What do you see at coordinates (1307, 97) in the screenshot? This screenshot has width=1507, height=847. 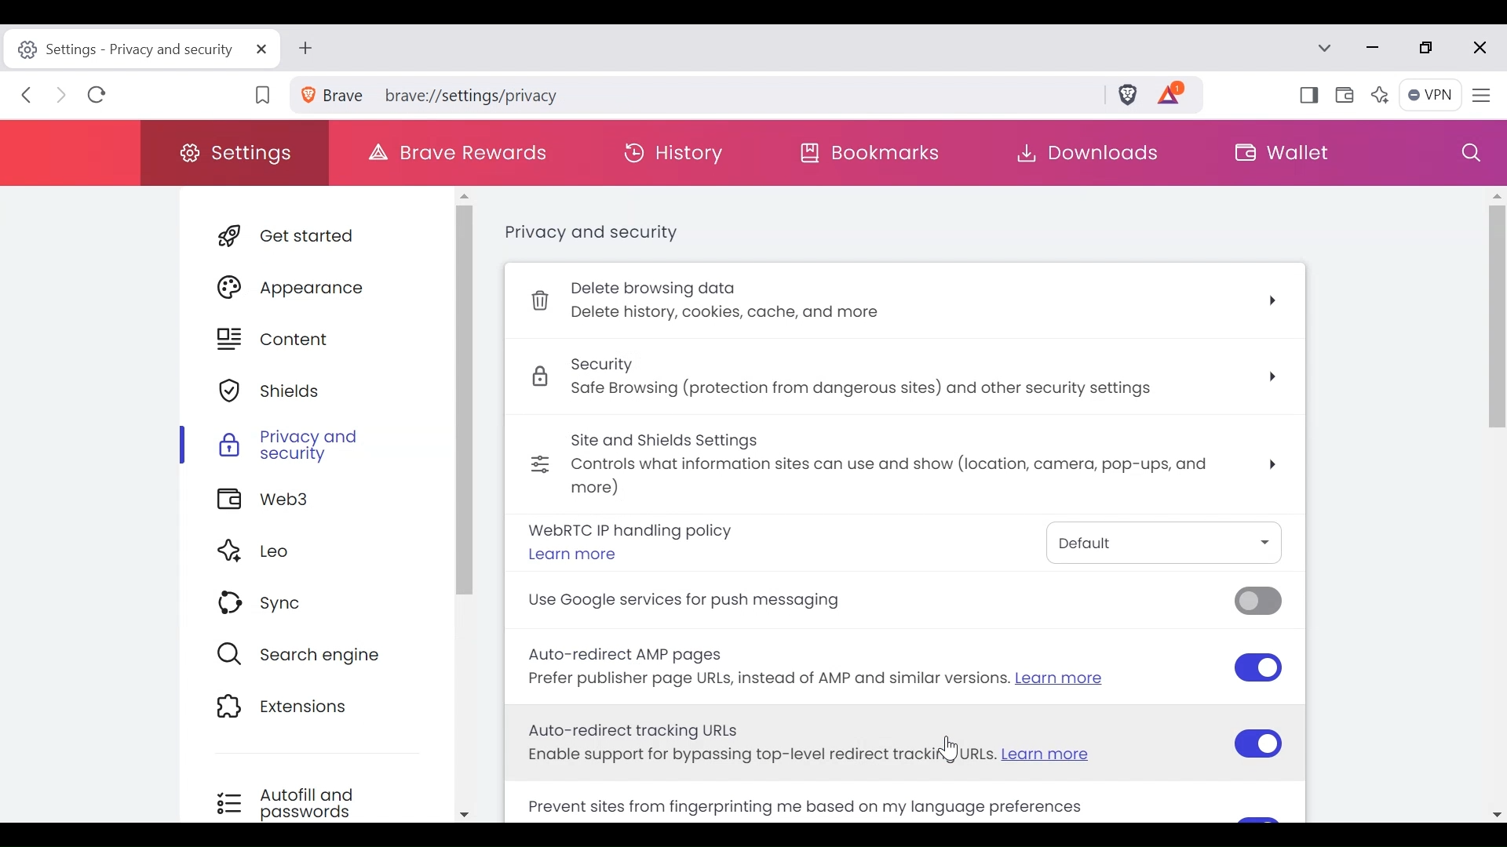 I see `Show/Hide Sidebar` at bounding box center [1307, 97].